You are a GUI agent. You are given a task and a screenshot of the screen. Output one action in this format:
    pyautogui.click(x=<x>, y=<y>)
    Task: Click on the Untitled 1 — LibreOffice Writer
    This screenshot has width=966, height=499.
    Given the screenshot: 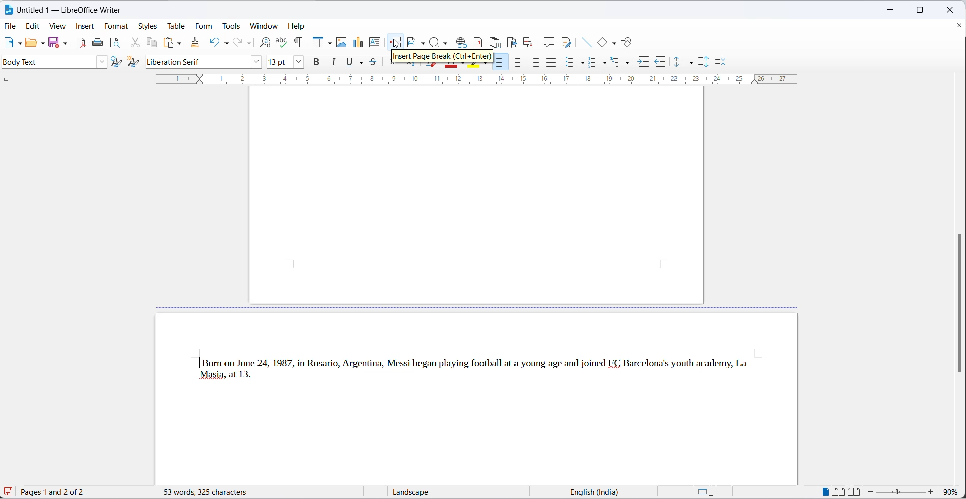 What is the action you would take?
    pyautogui.click(x=76, y=9)
    